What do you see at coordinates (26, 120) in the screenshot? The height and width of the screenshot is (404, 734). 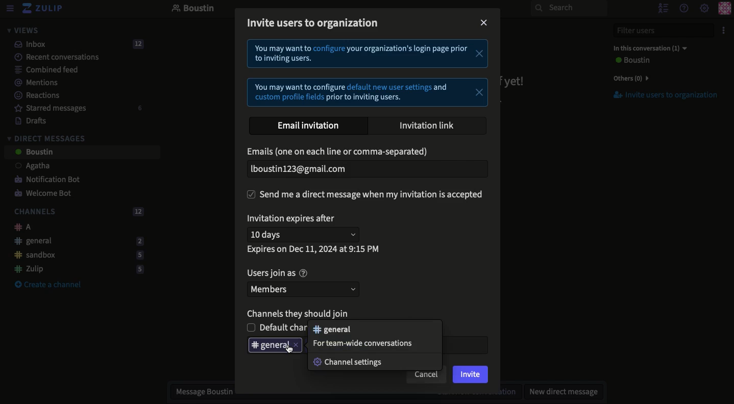 I see `Drafts` at bounding box center [26, 120].